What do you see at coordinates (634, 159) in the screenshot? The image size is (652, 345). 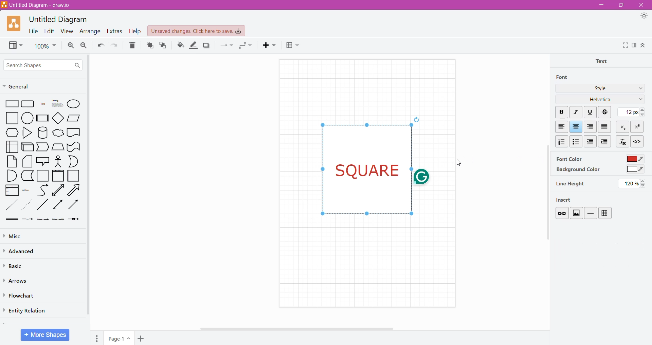 I see `Click to select Font Color` at bounding box center [634, 159].